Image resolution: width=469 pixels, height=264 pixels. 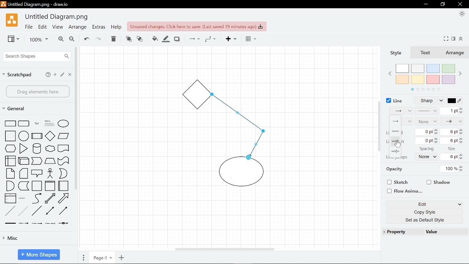 I want to click on Zoom in, so click(x=59, y=39).